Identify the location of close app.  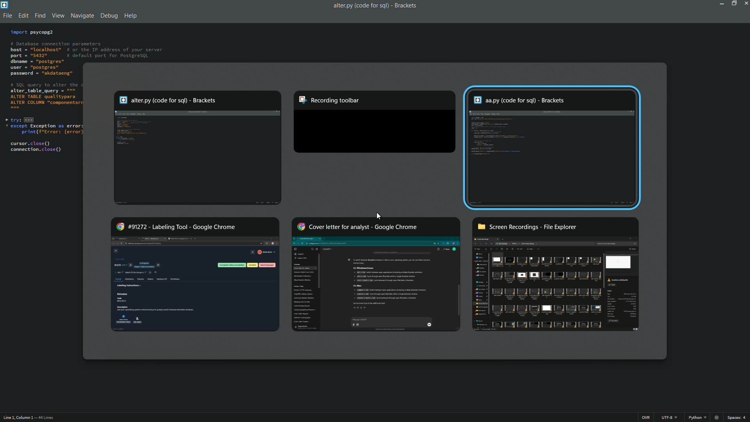
(745, 4).